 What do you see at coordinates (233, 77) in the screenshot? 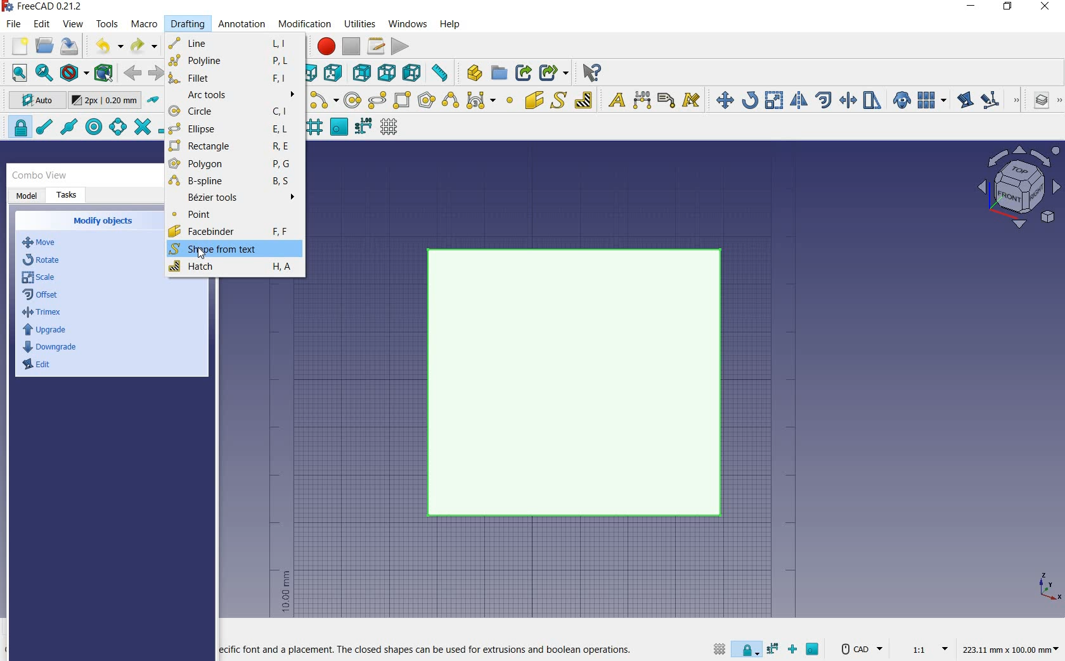
I see `fillet` at bounding box center [233, 77].